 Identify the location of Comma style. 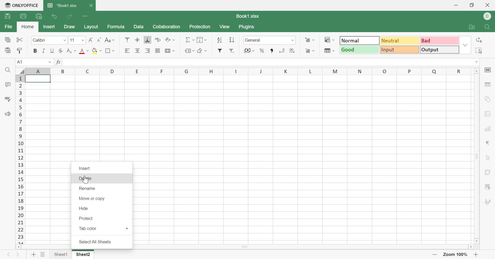
(272, 50).